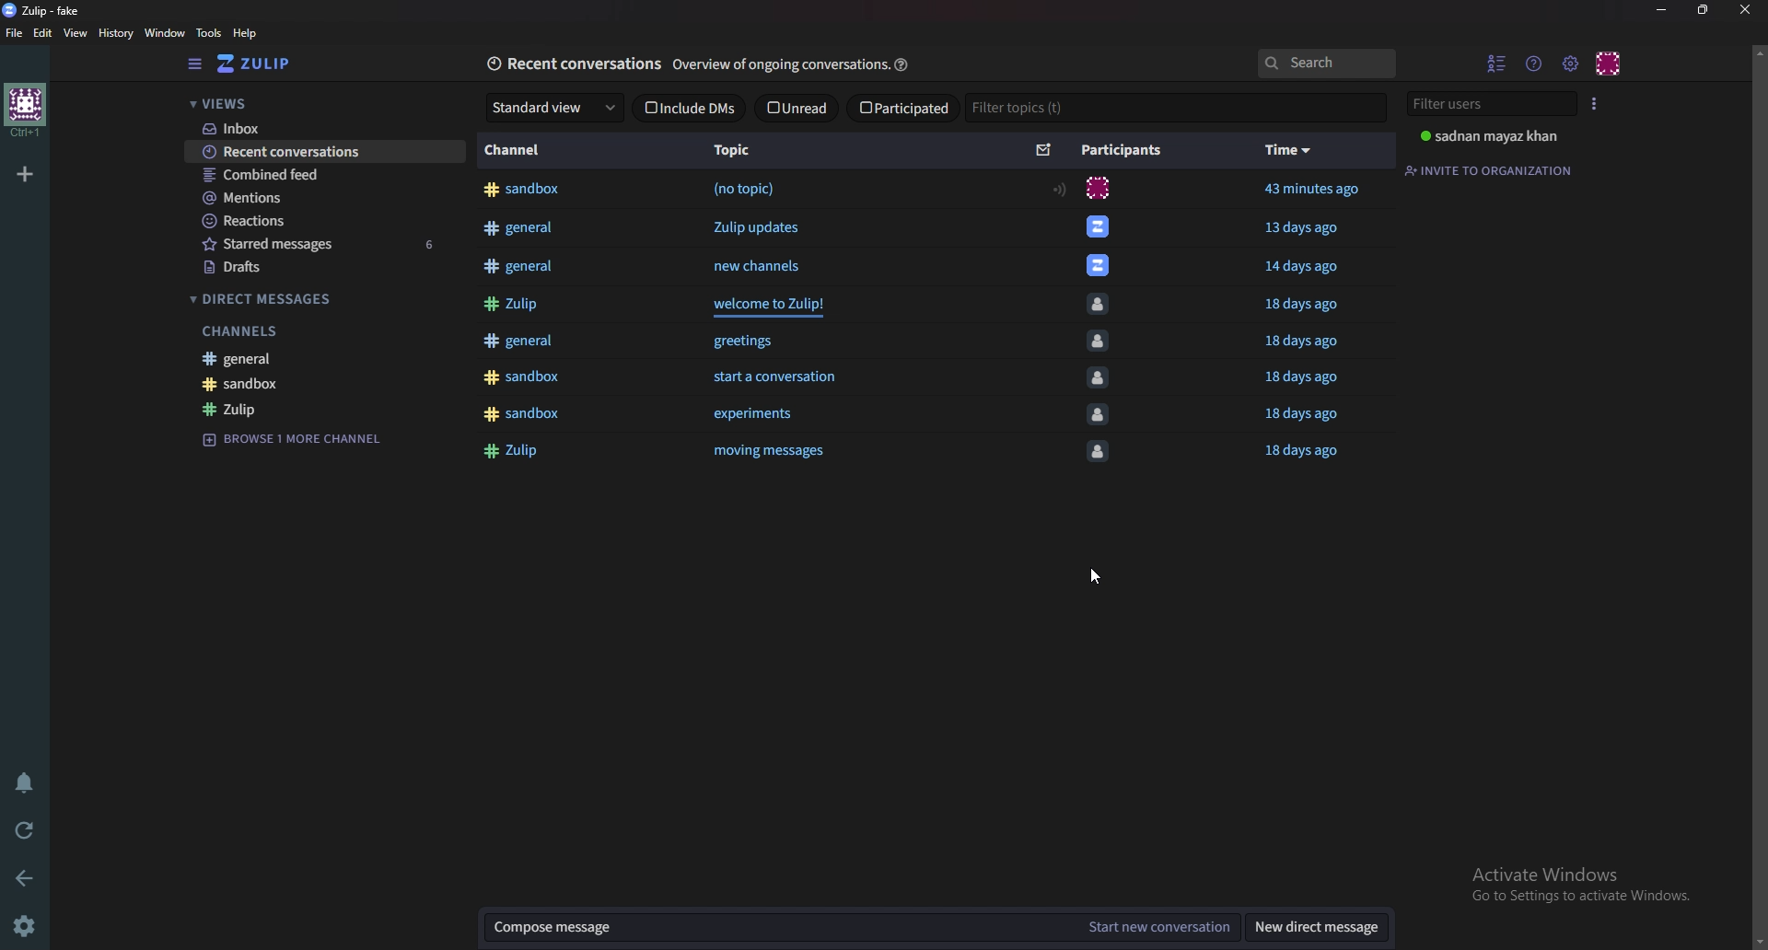  Describe the element at coordinates (245, 33) in the screenshot. I see `help` at that location.